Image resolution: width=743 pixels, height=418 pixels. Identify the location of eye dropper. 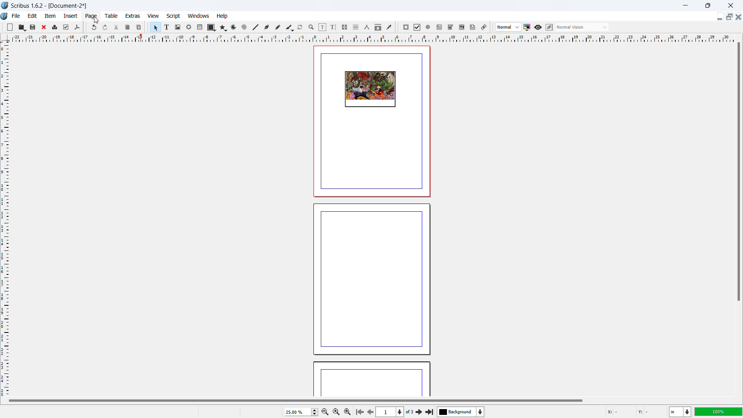
(390, 27).